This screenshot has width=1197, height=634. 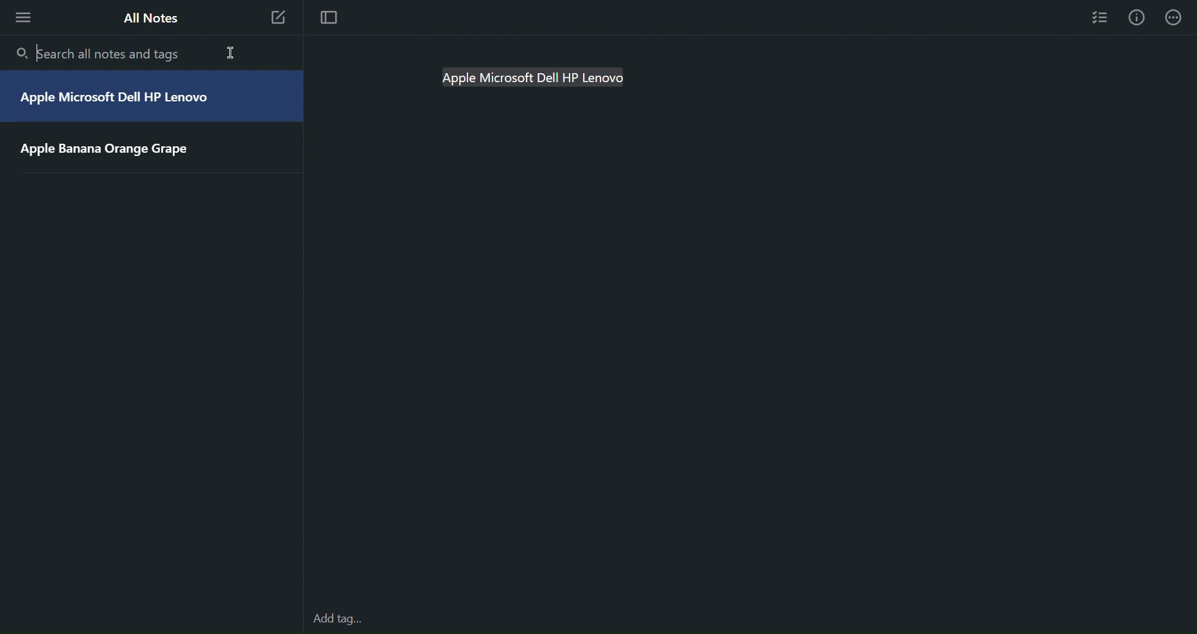 I want to click on Checklist, so click(x=1099, y=17).